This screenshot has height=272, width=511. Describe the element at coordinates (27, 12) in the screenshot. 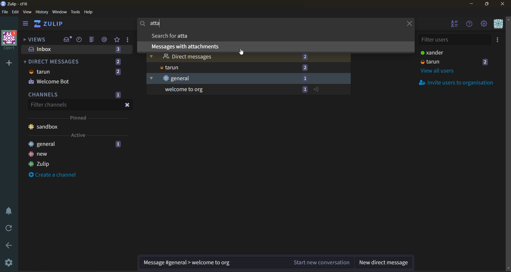

I see `view` at that location.